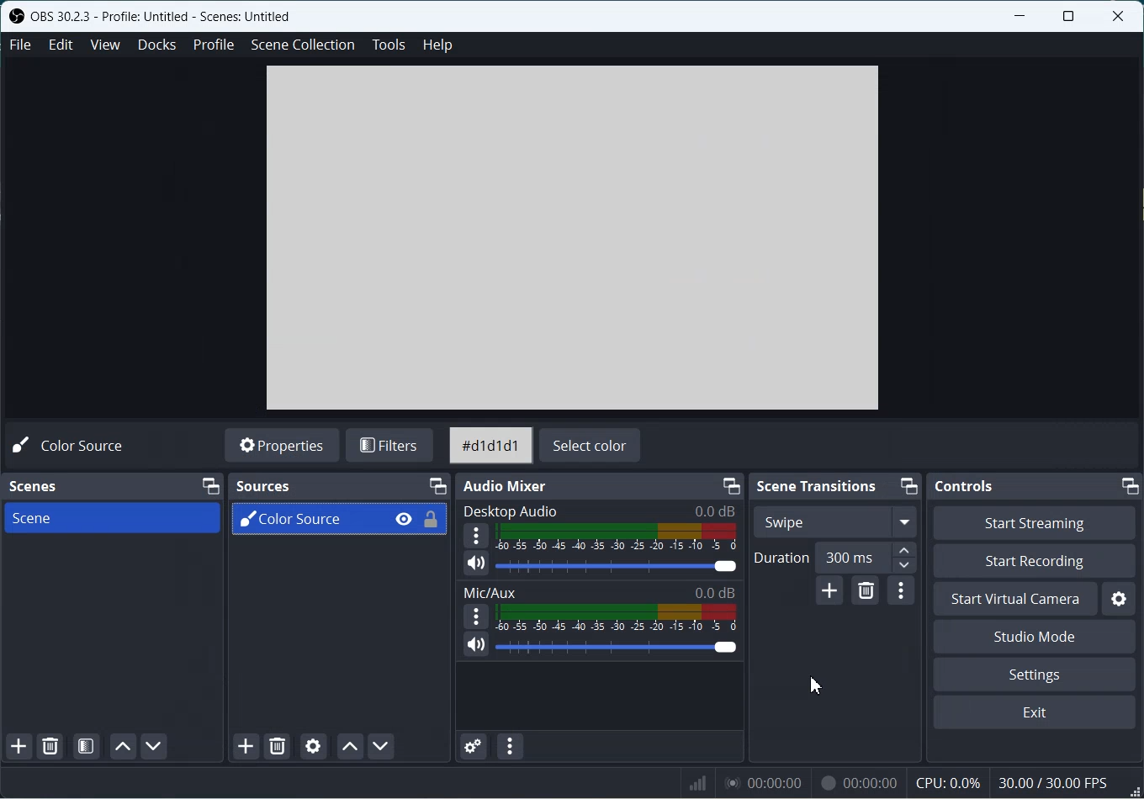 The width and height of the screenshot is (1144, 799). Describe the element at coordinates (946, 782) in the screenshot. I see `CPU: 0.0%` at that location.